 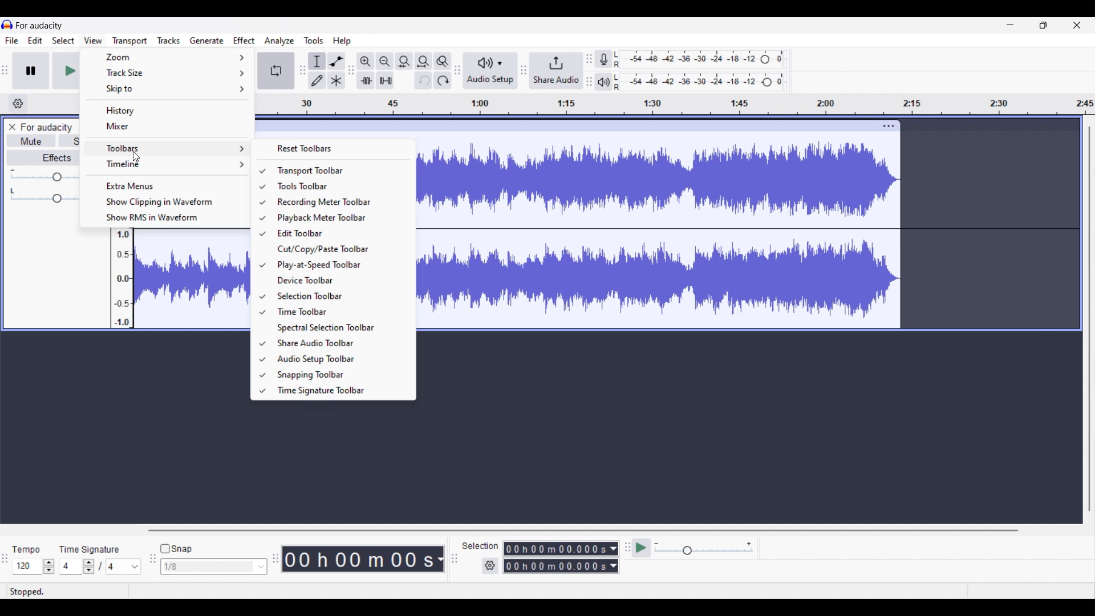 What do you see at coordinates (43, 196) in the screenshot?
I see `Pan slider` at bounding box center [43, 196].